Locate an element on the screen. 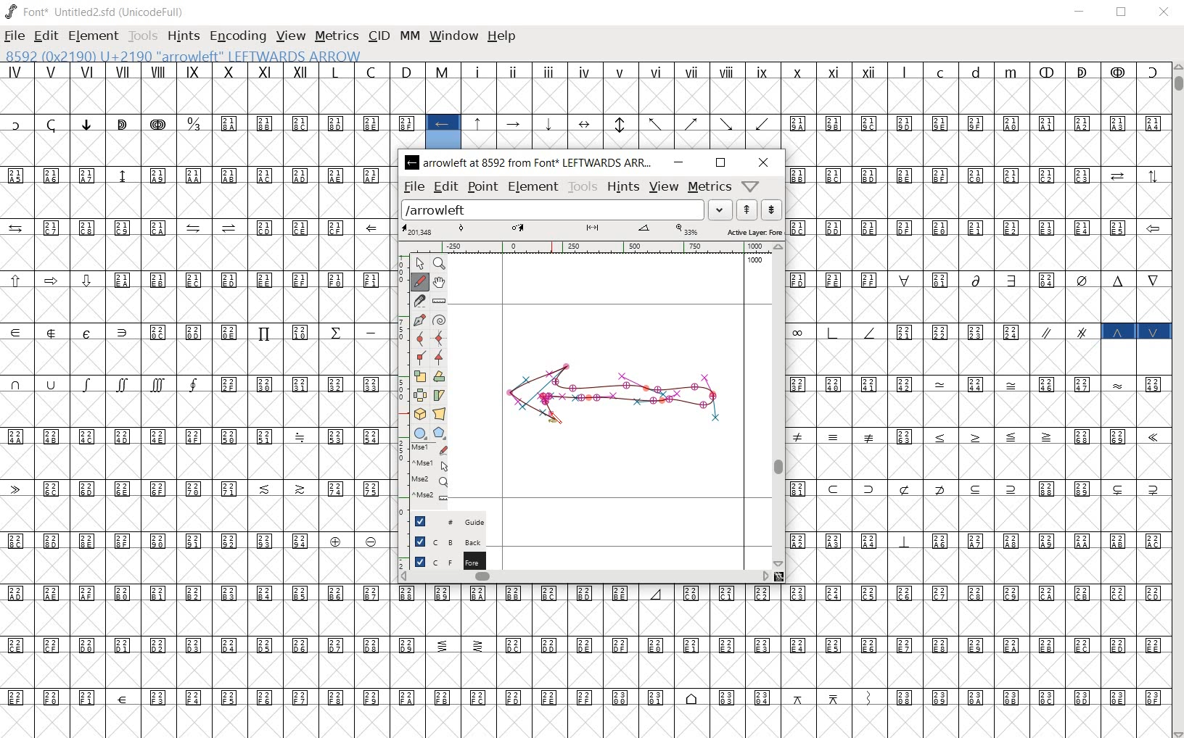 This screenshot has height=738, width=1184. skew the selection is located at coordinates (440, 395).